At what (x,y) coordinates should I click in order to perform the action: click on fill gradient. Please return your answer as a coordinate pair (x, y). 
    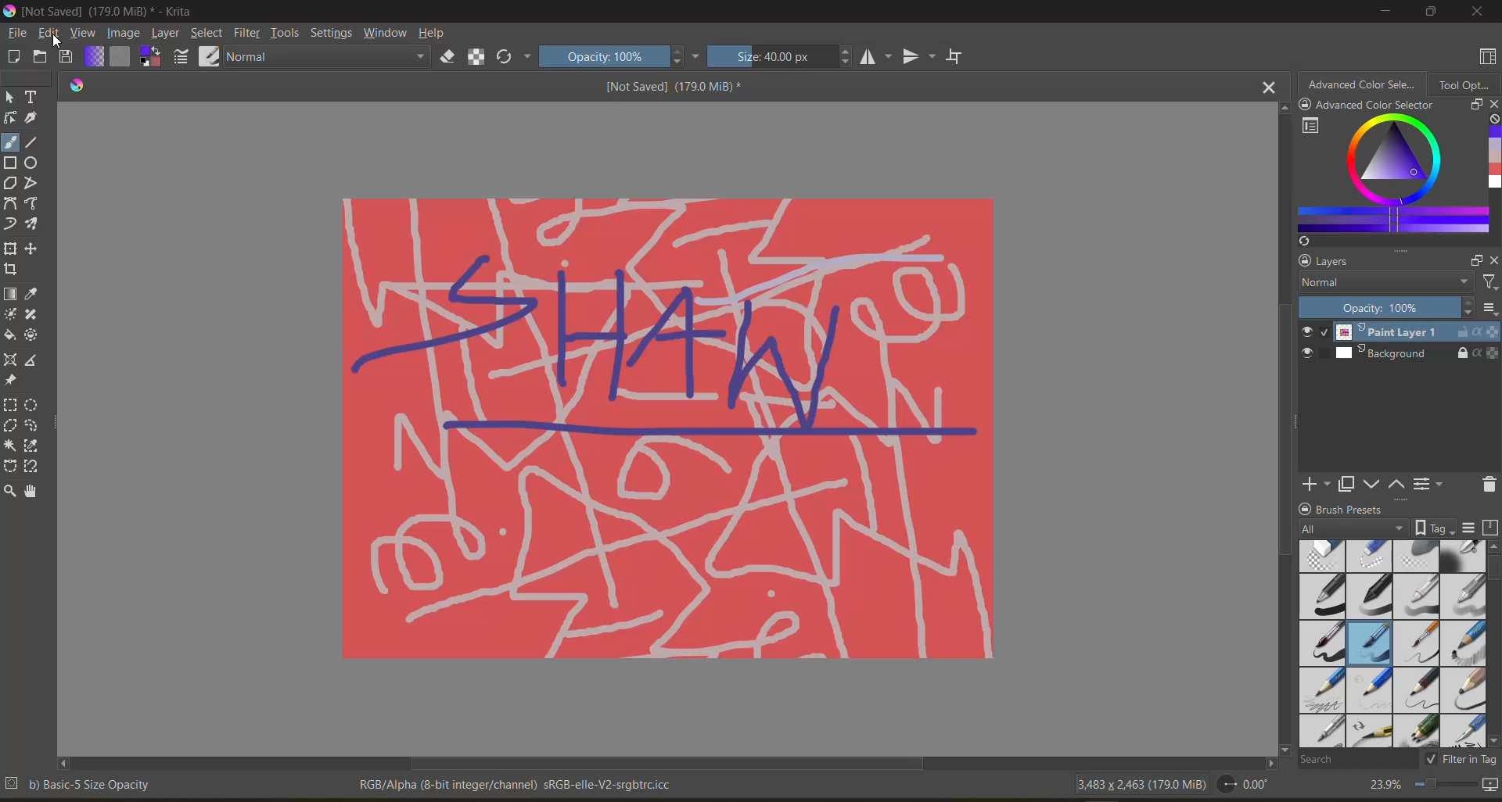
    Looking at the image, I should click on (95, 56).